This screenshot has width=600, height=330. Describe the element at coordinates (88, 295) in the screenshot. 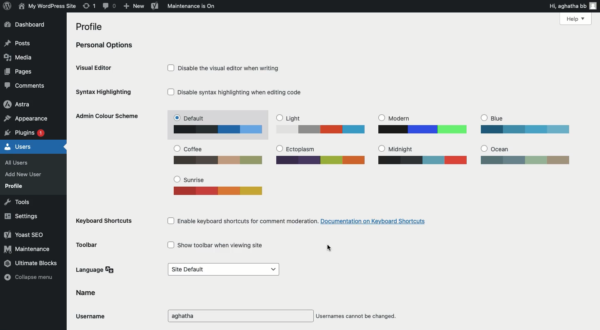

I see `Name` at that location.